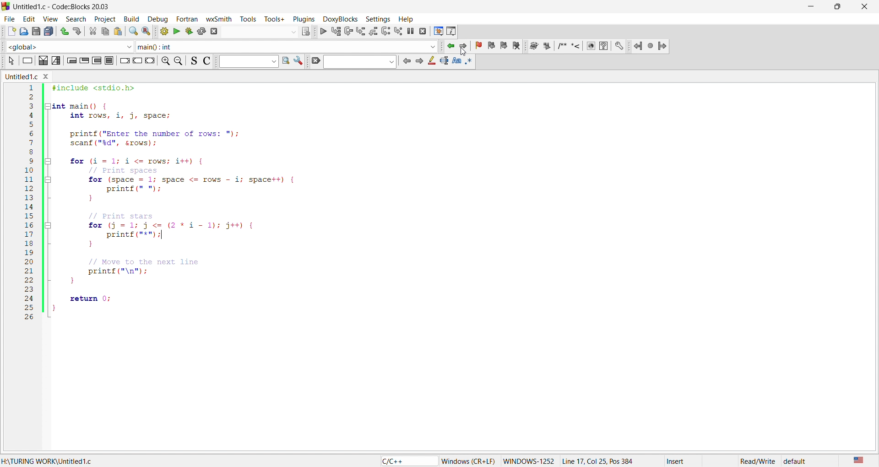 This screenshot has width=879, height=467. I want to click on icon, so click(431, 61).